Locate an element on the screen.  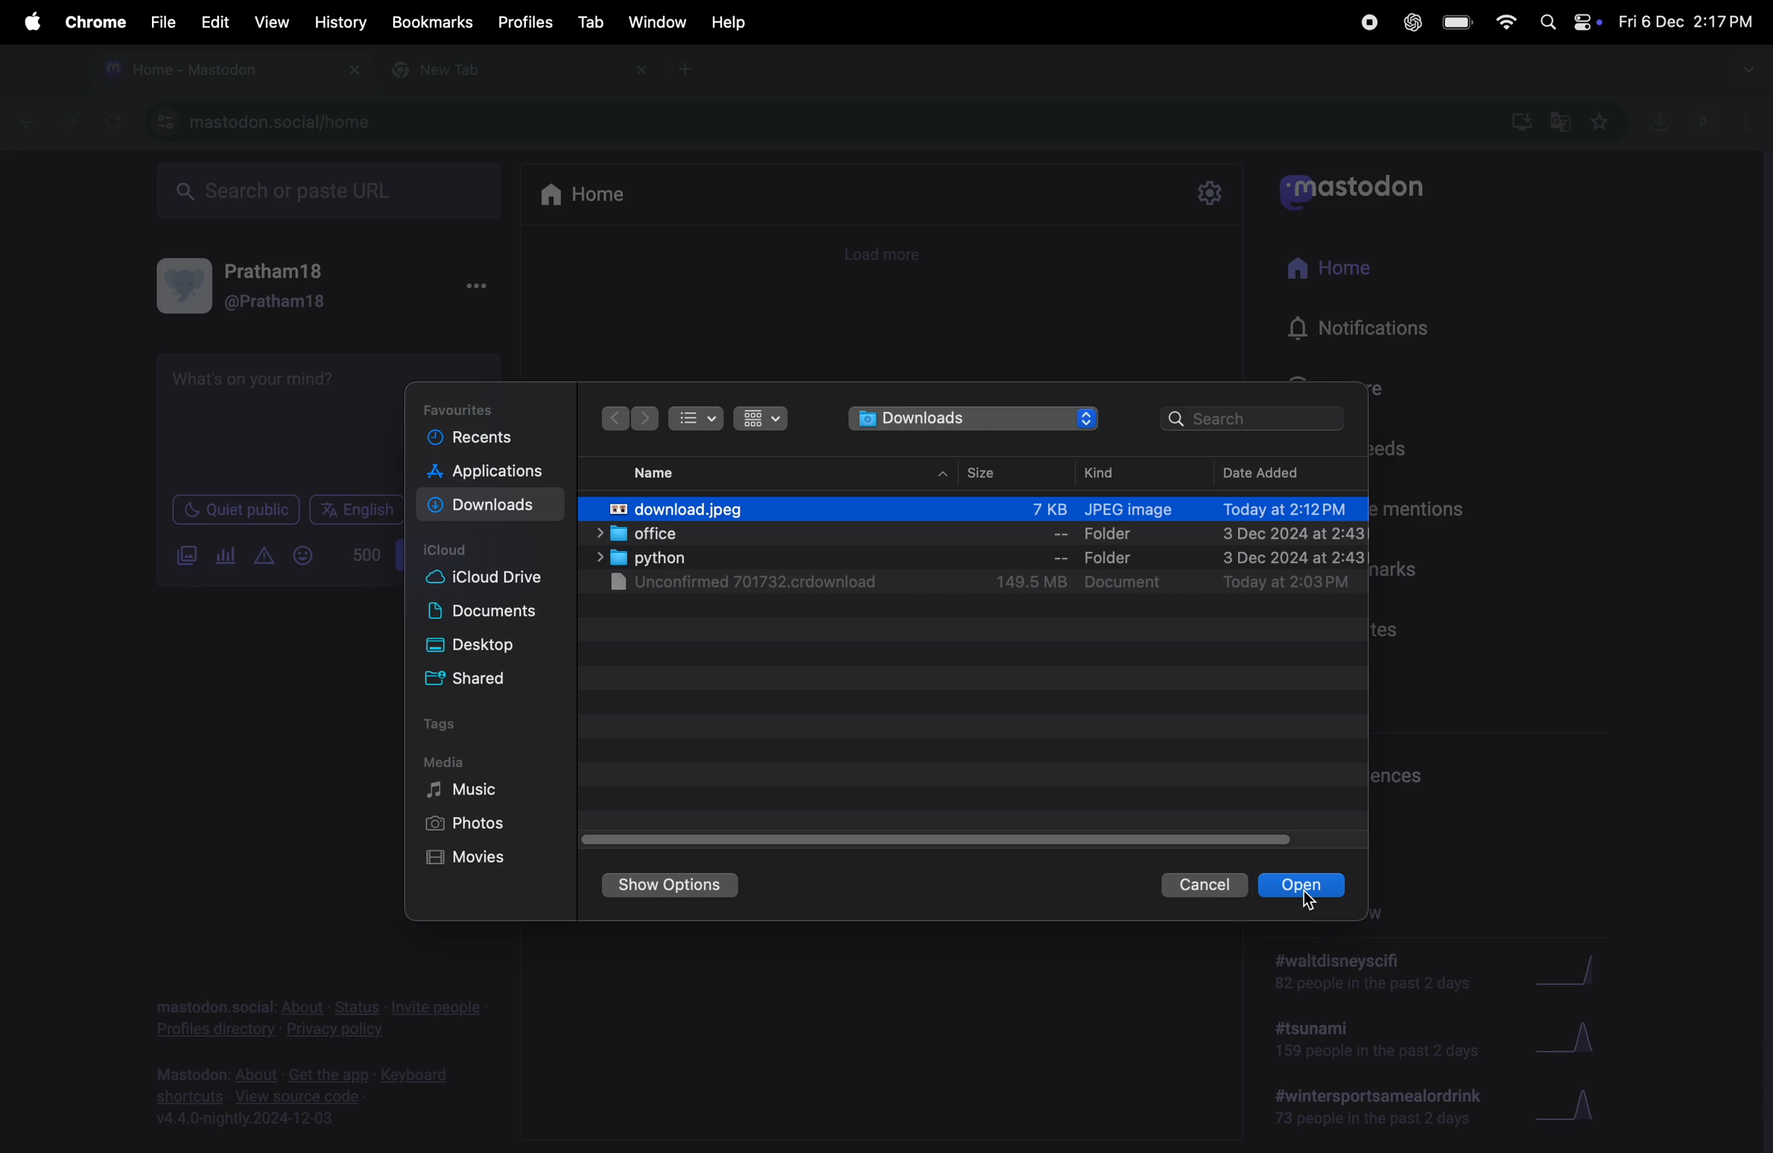
kind is located at coordinates (1103, 468).